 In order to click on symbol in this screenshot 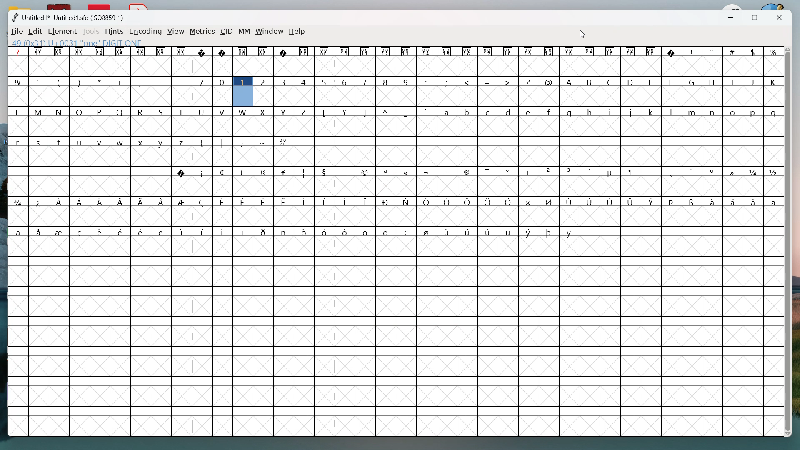, I will do `click(632, 201)`.